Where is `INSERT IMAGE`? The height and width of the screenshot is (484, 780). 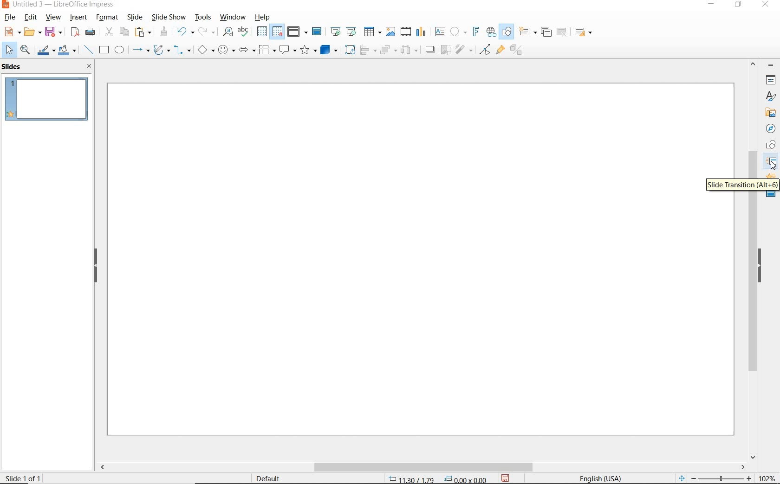 INSERT IMAGE is located at coordinates (391, 32).